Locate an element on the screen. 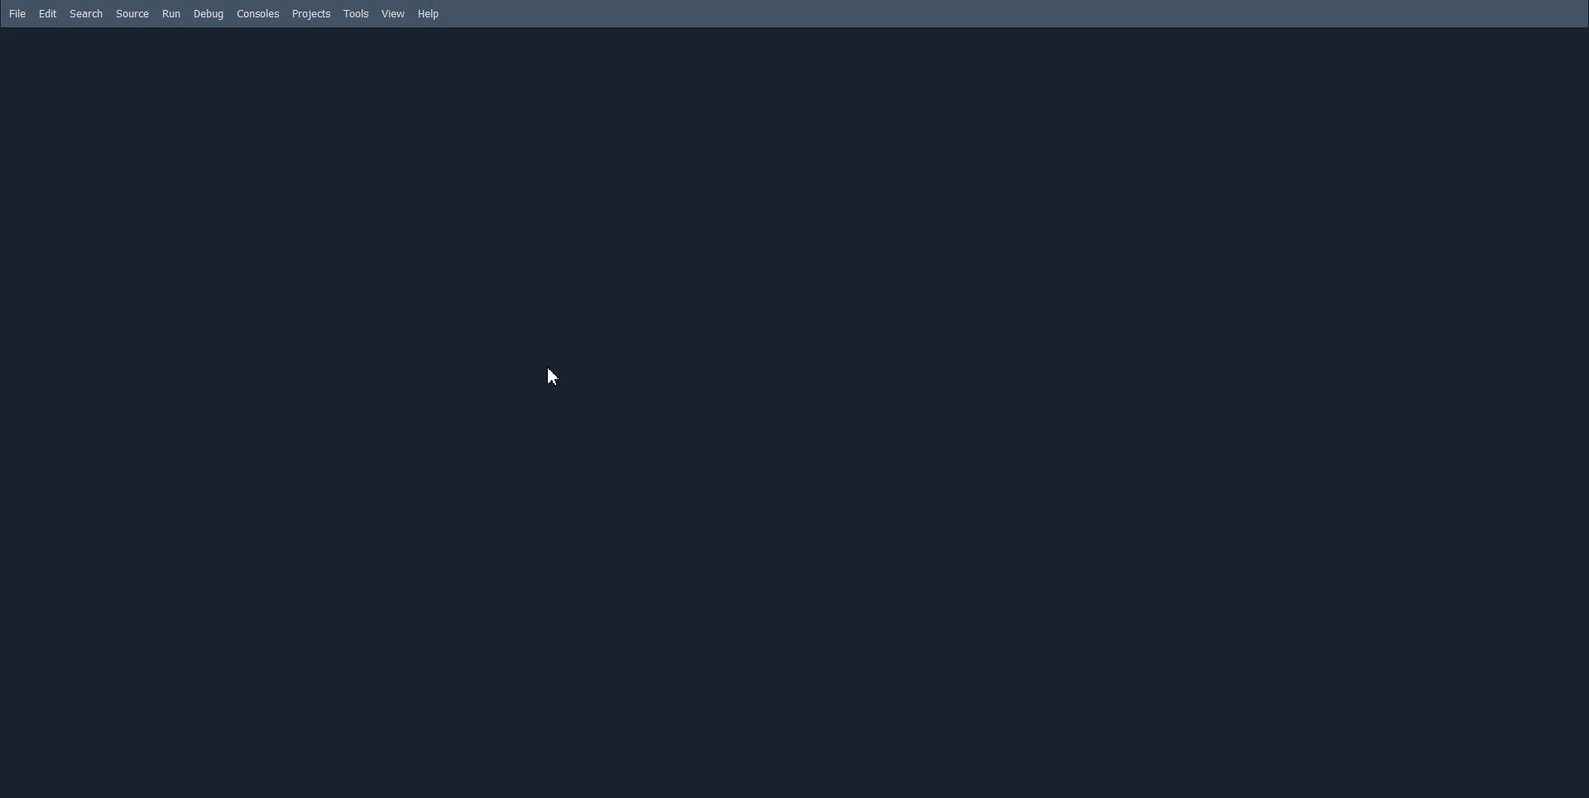 The height and width of the screenshot is (798, 1589). Consoles is located at coordinates (259, 14).